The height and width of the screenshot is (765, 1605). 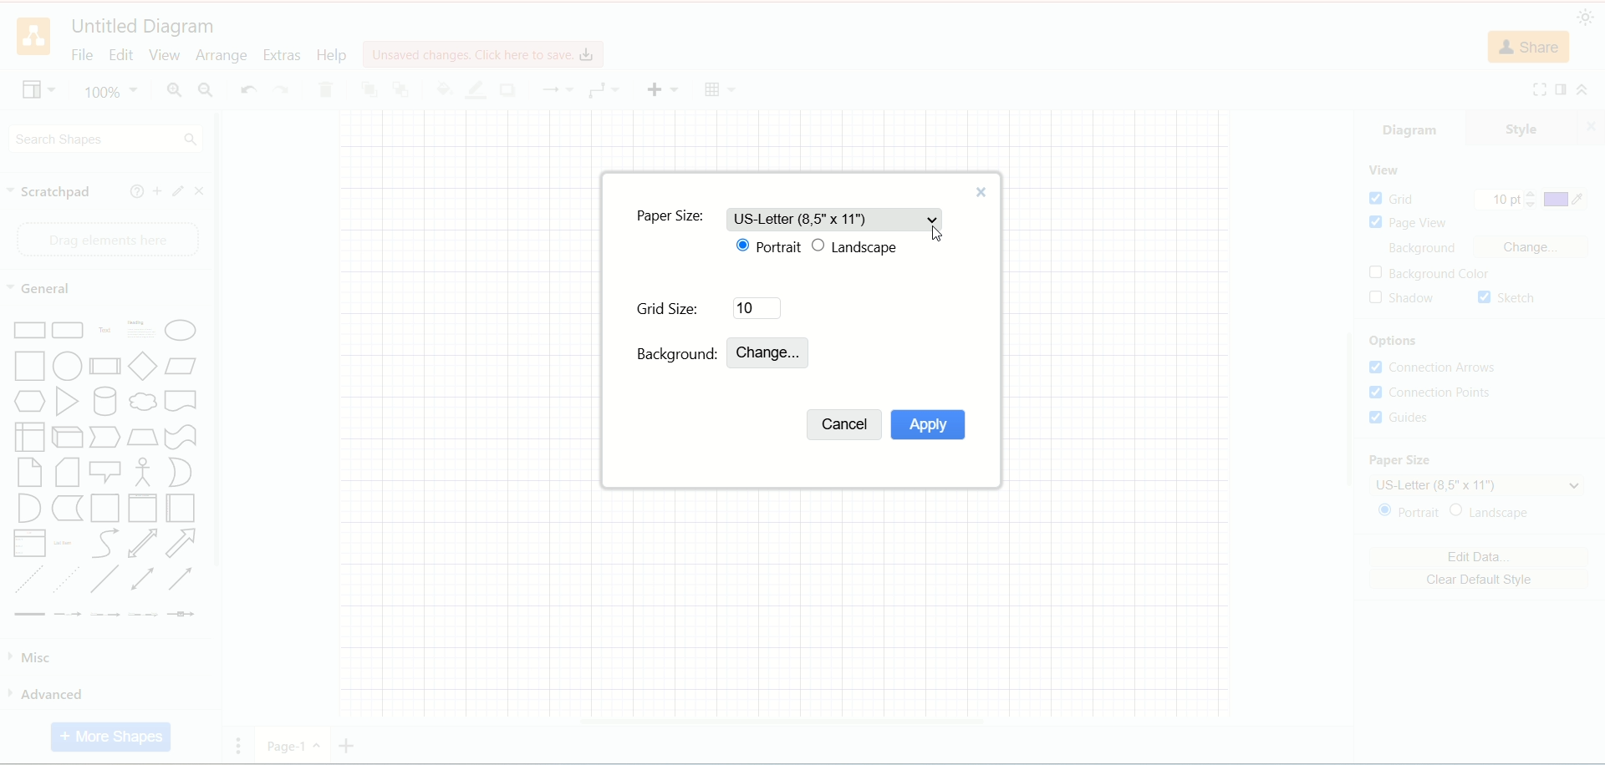 What do you see at coordinates (28, 544) in the screenshot?
I see `Item List` at bounding box center [28, 544].